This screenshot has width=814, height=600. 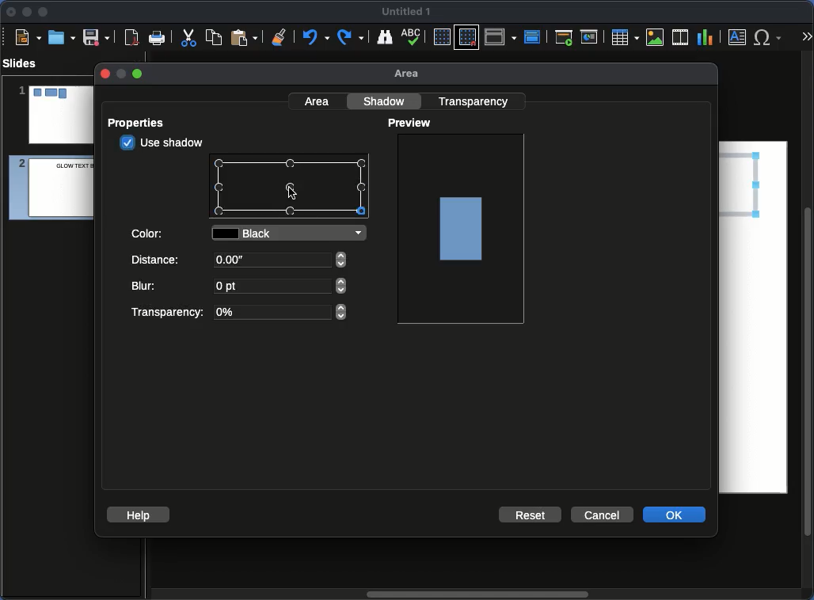 I want to click on Image, so click(x=656, y=37).